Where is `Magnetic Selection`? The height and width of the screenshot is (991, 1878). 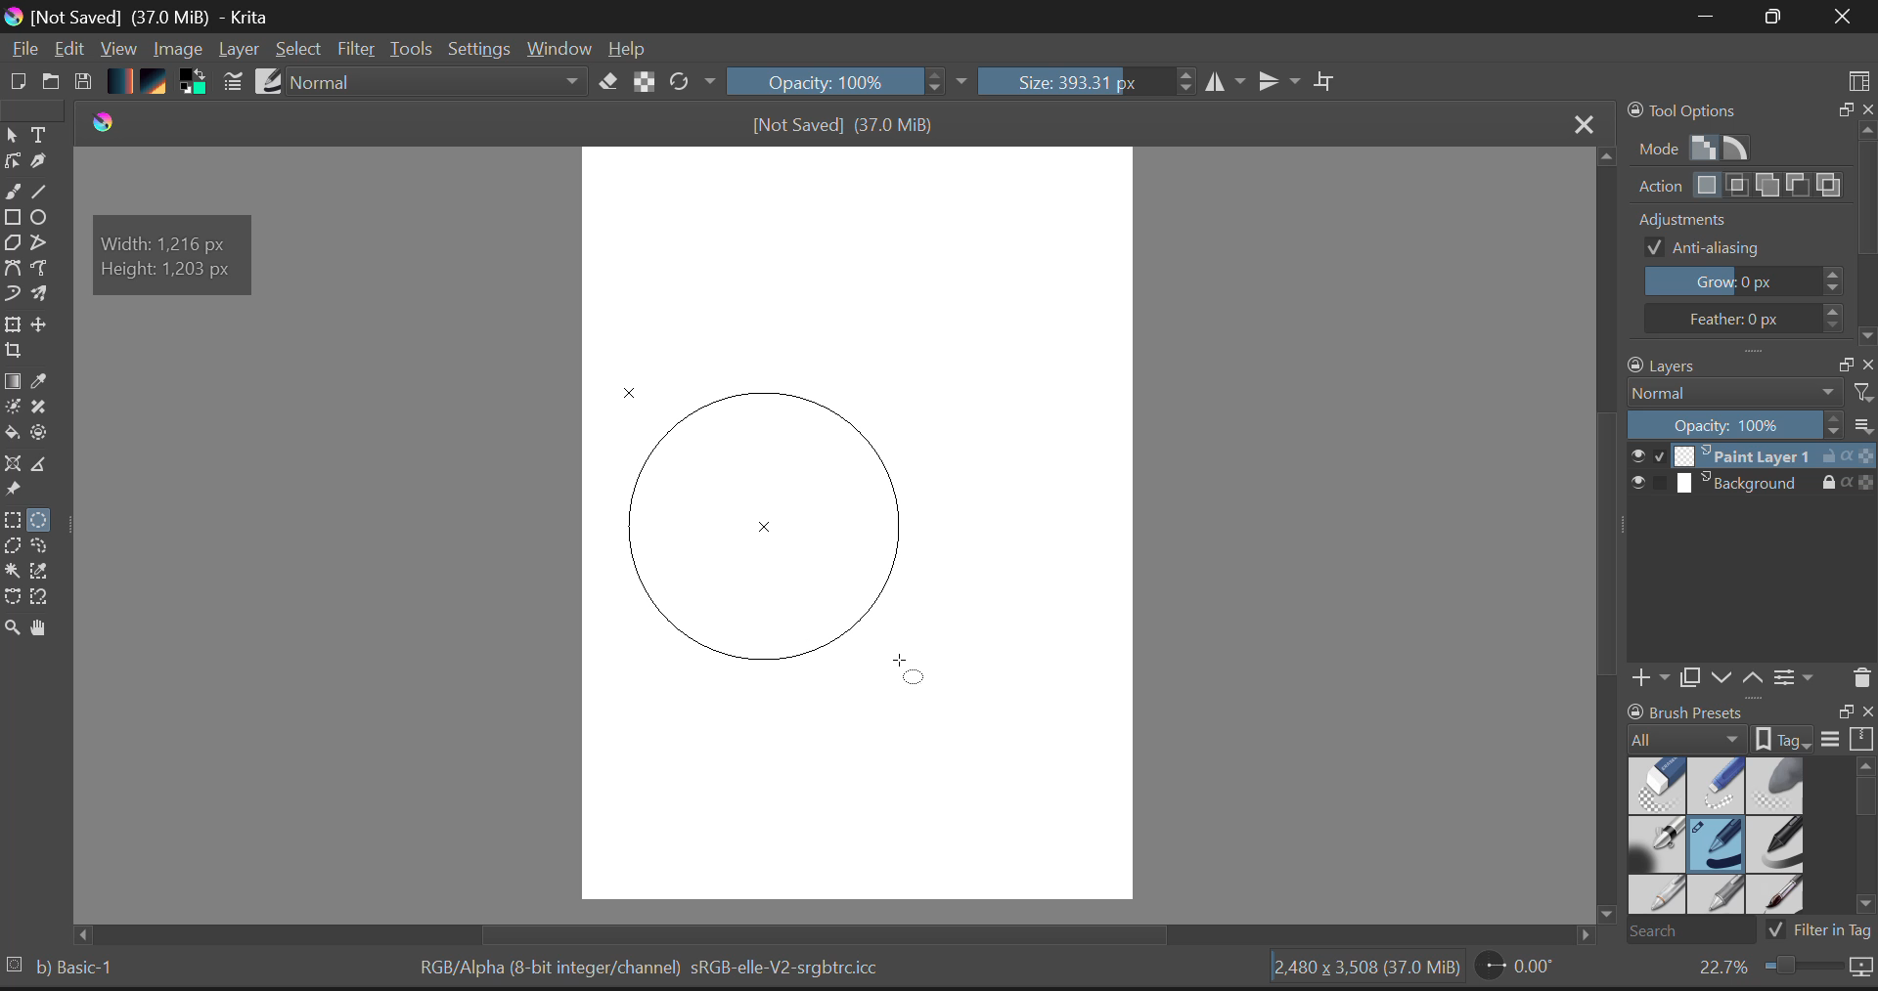 Magnetic Selection is located at coordinates (46, 599).